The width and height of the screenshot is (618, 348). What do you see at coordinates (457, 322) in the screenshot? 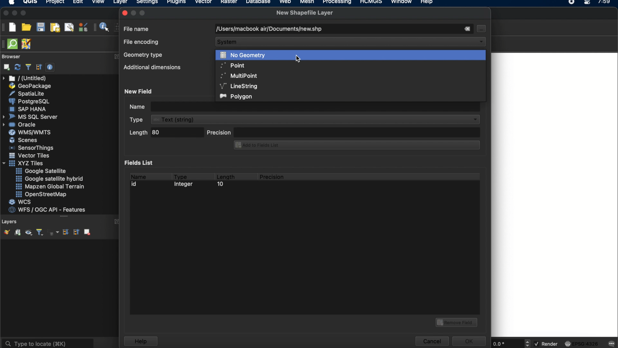
I see `remove field` at bounding box center [457, 322].